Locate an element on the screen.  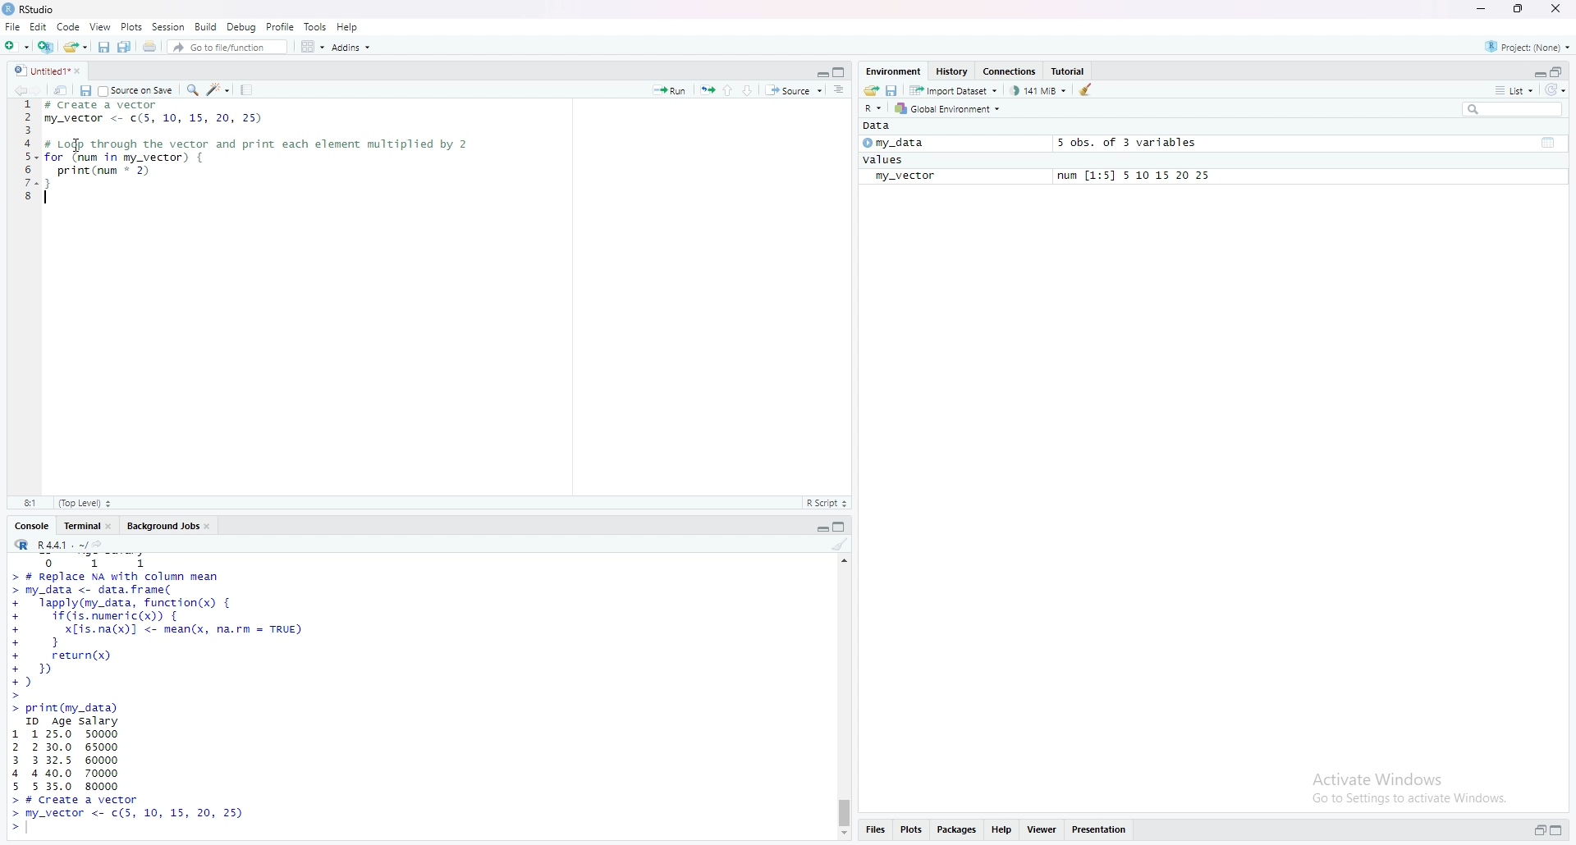
R.4.4.1 is located at coordinates (47, 544).